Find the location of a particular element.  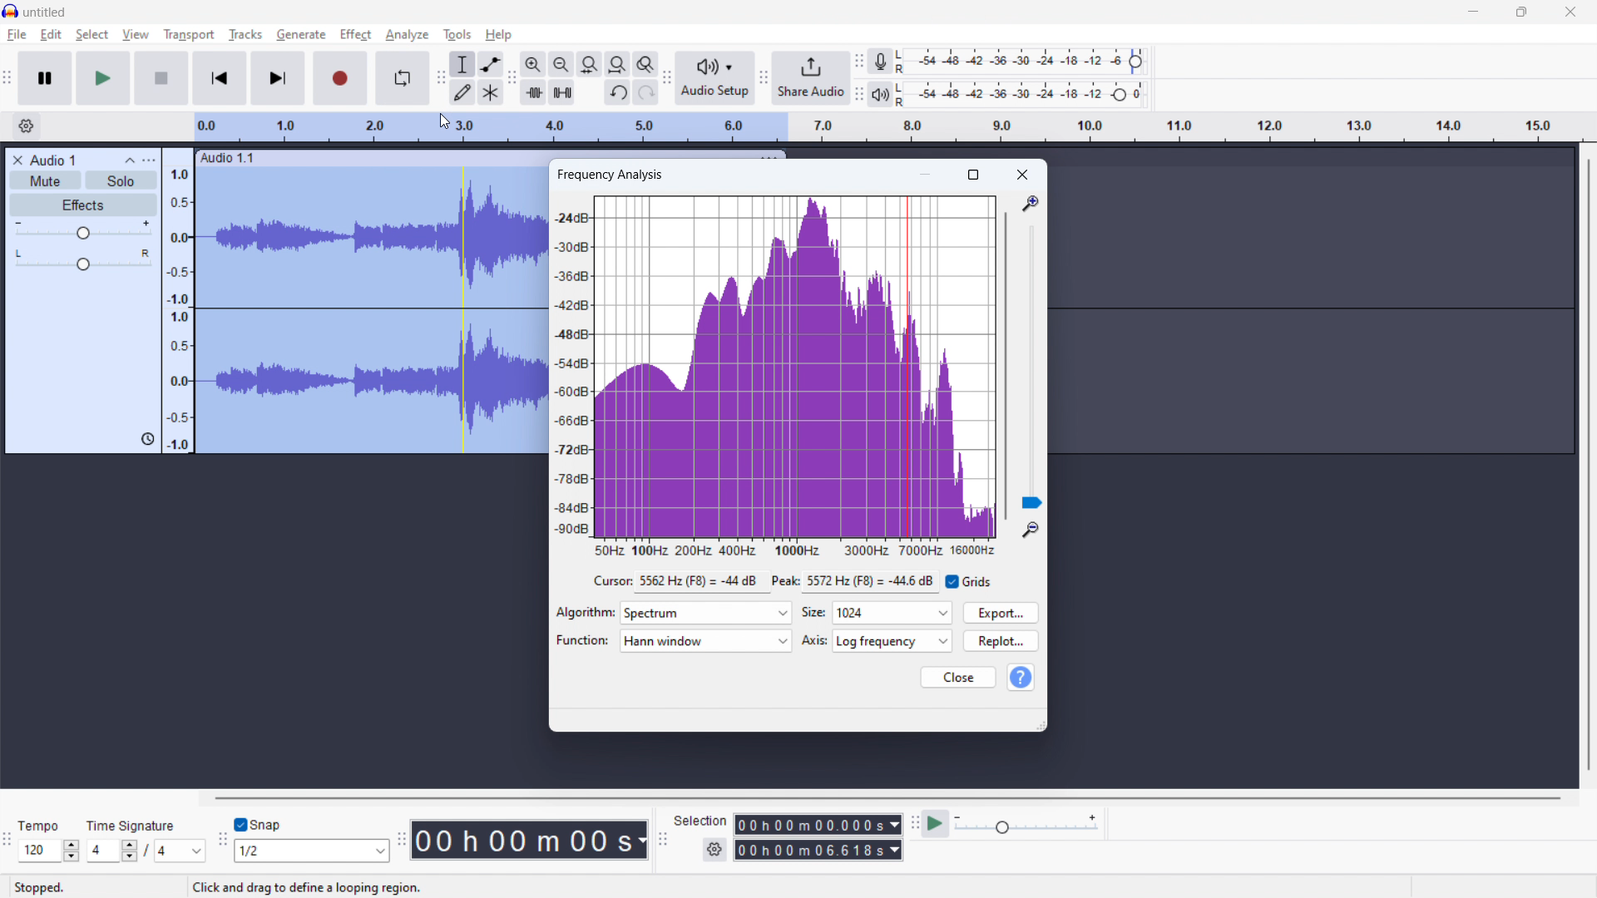

tracks is located at coordinates (245, 33).